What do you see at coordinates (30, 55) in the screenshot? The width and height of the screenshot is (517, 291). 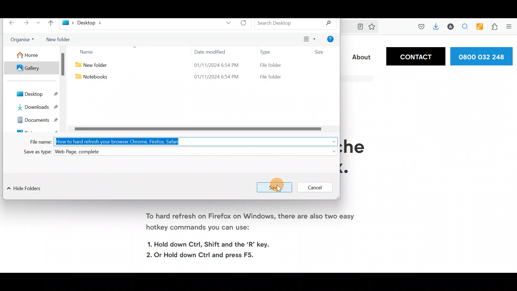 I see `Home` at bounding box center [30, 55].